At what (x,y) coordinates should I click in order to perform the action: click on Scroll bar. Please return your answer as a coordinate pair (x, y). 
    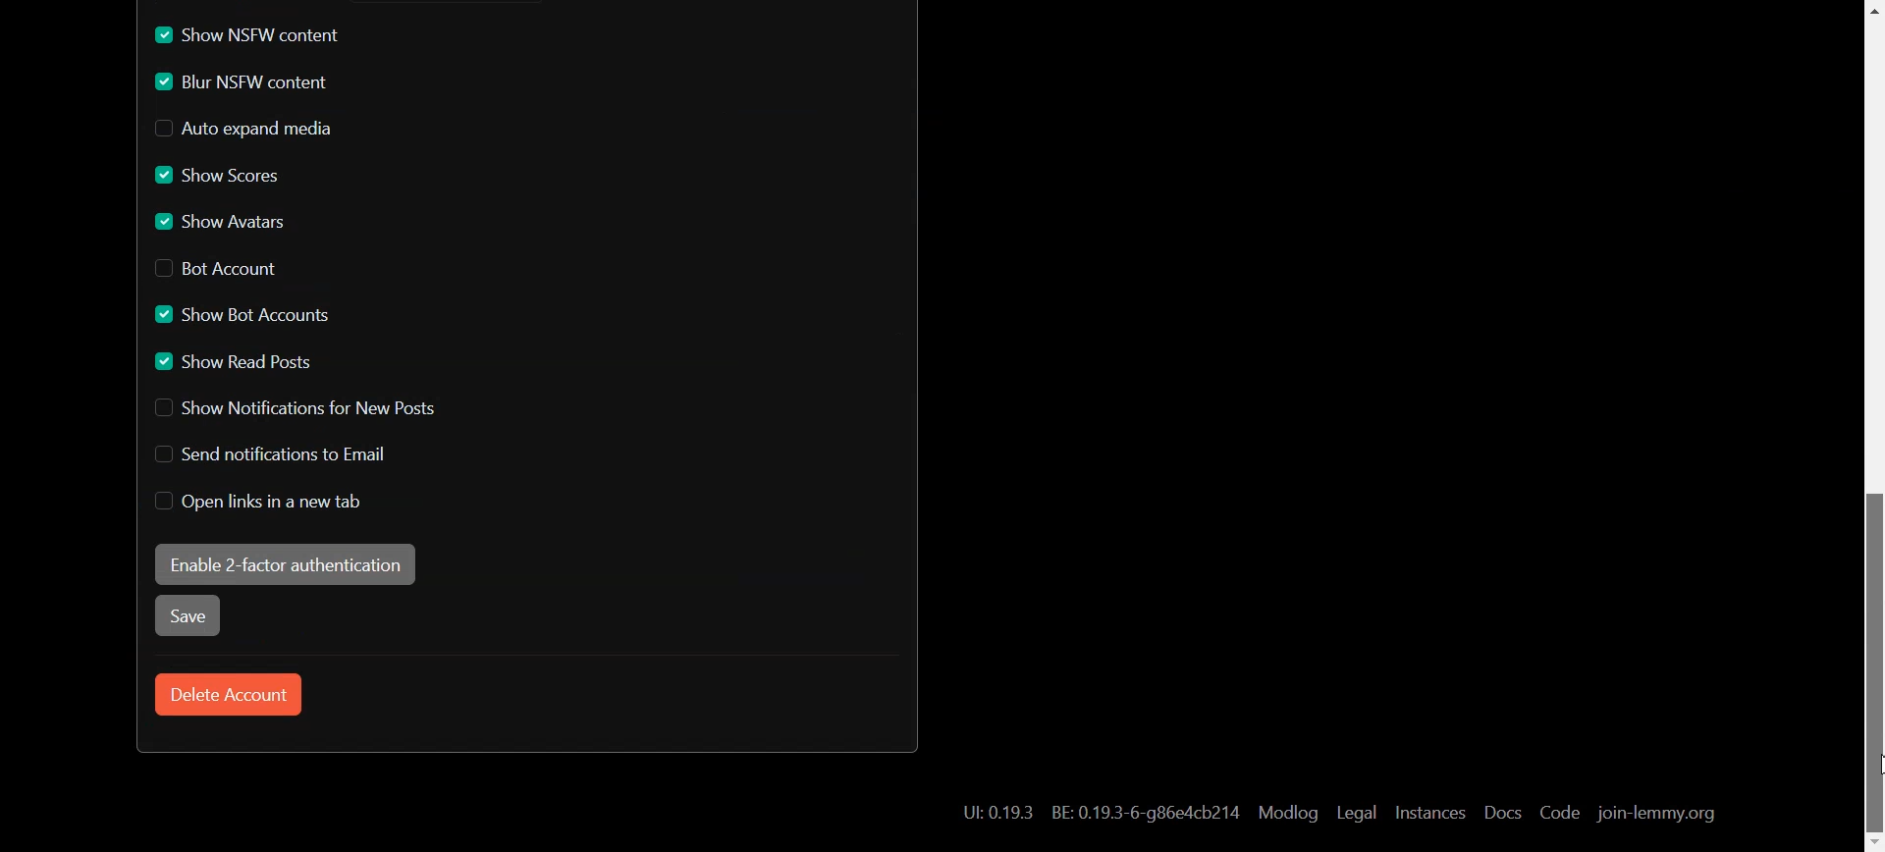
    Looking at the image, I should click on (1868, 426).